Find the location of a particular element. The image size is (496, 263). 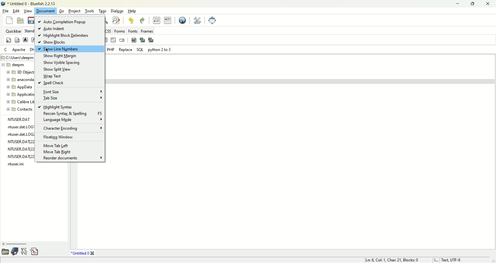

tags is located at coordinates (103, 11).